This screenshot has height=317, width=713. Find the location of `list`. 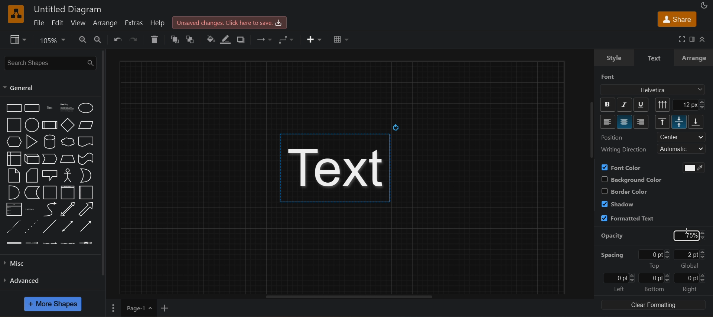

list is located at coordinates (14, 209).